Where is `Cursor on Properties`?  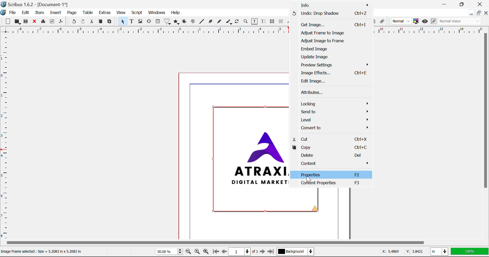
Cursor on Properties is located at coordinates (308, 178).